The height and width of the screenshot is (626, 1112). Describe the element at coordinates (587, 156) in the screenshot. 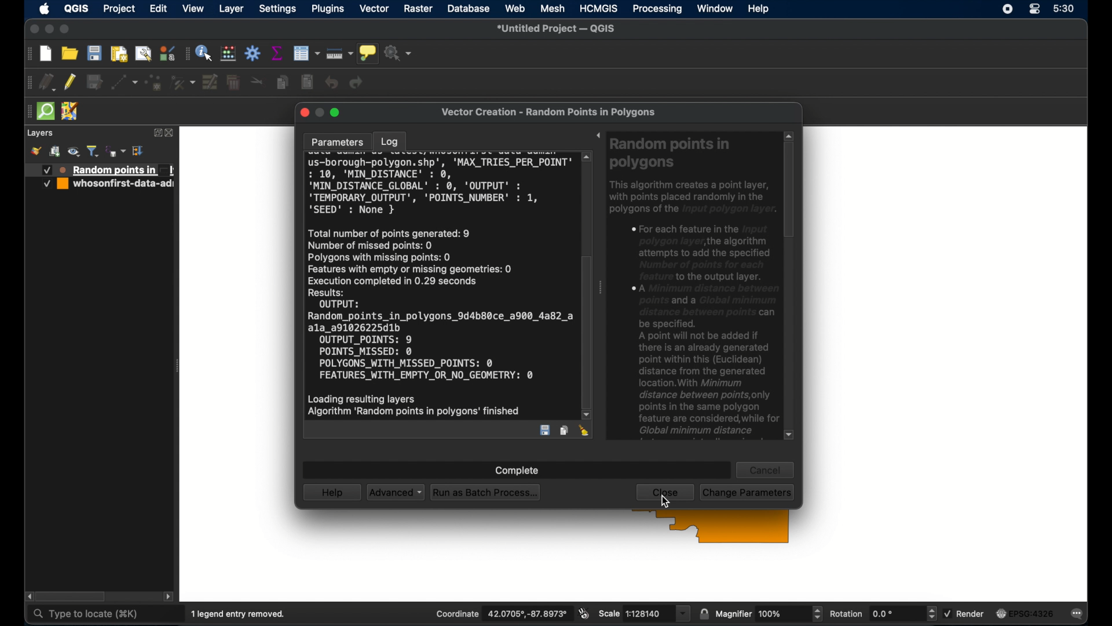

I see `scroll up arrow` at that location.